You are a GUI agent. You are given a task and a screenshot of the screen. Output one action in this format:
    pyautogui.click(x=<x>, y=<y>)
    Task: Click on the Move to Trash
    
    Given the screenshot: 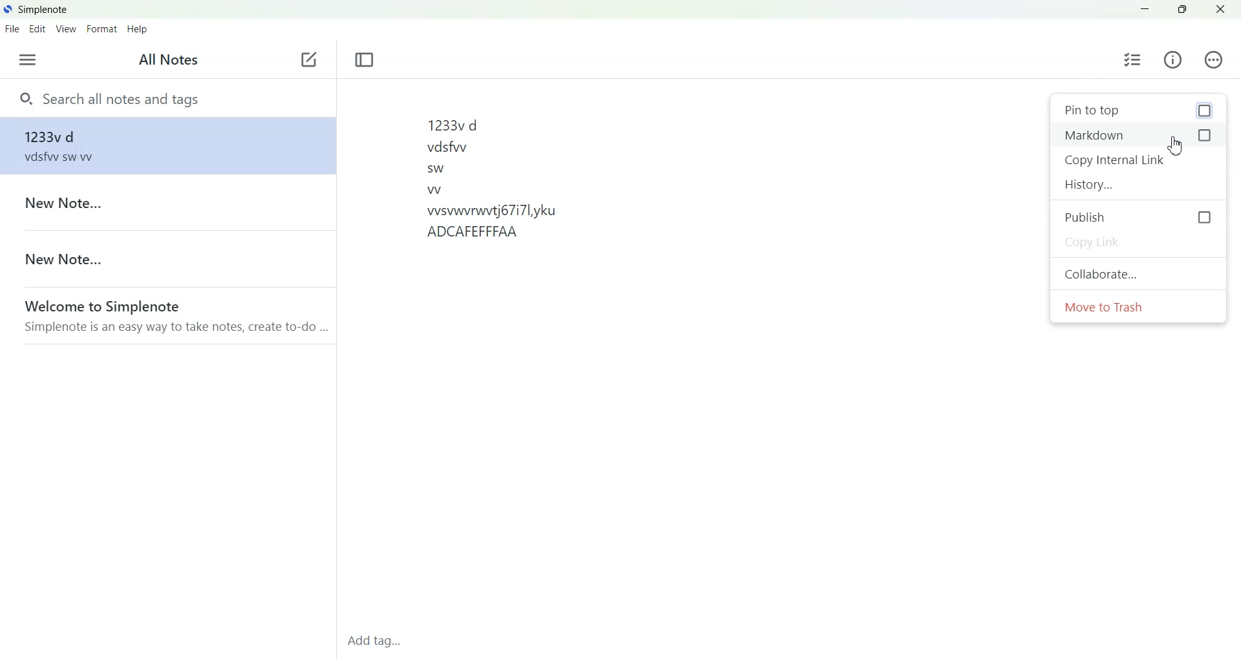 What is the action you would take?
    pyautogui.click(x=1139, y=307)
    